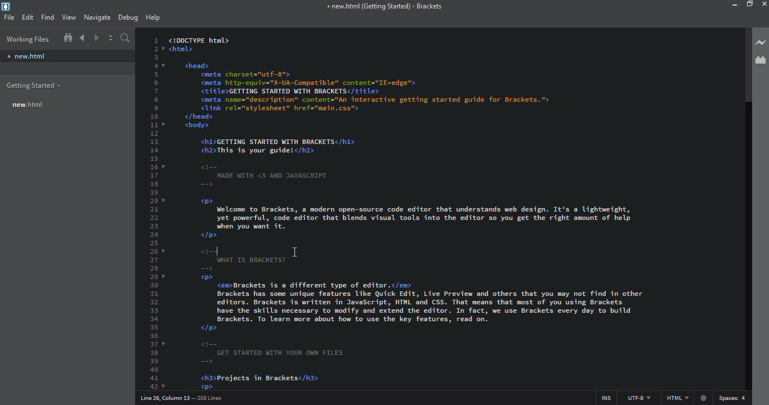 Image resolution: width=769 pixels, height=405 pixels. I want to click on cursor, so click(290, 251).